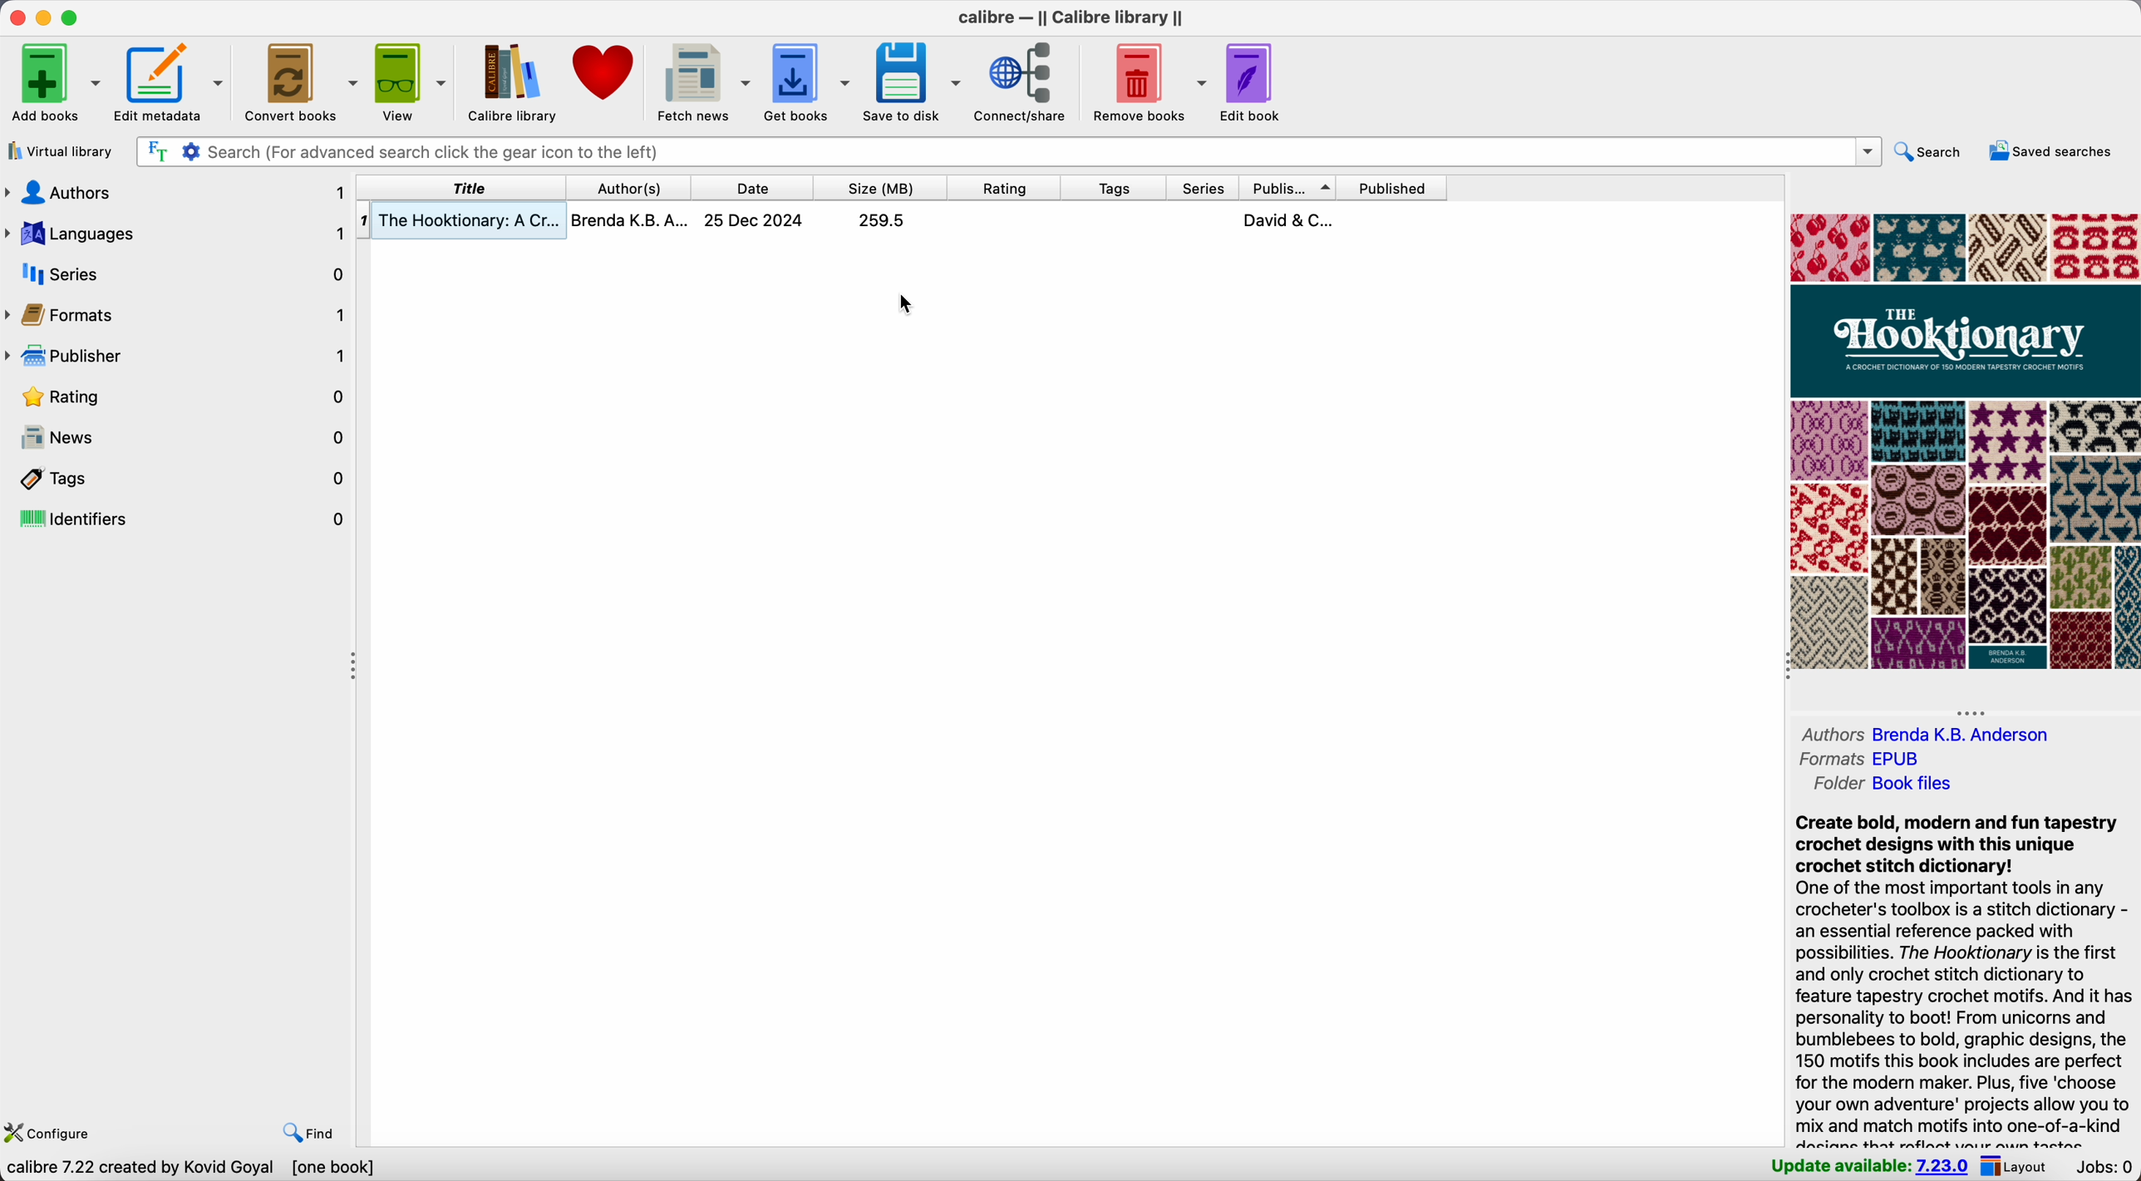  Describe the element at coordinates (178, 273) in the screenshot. I see `series` at that location.